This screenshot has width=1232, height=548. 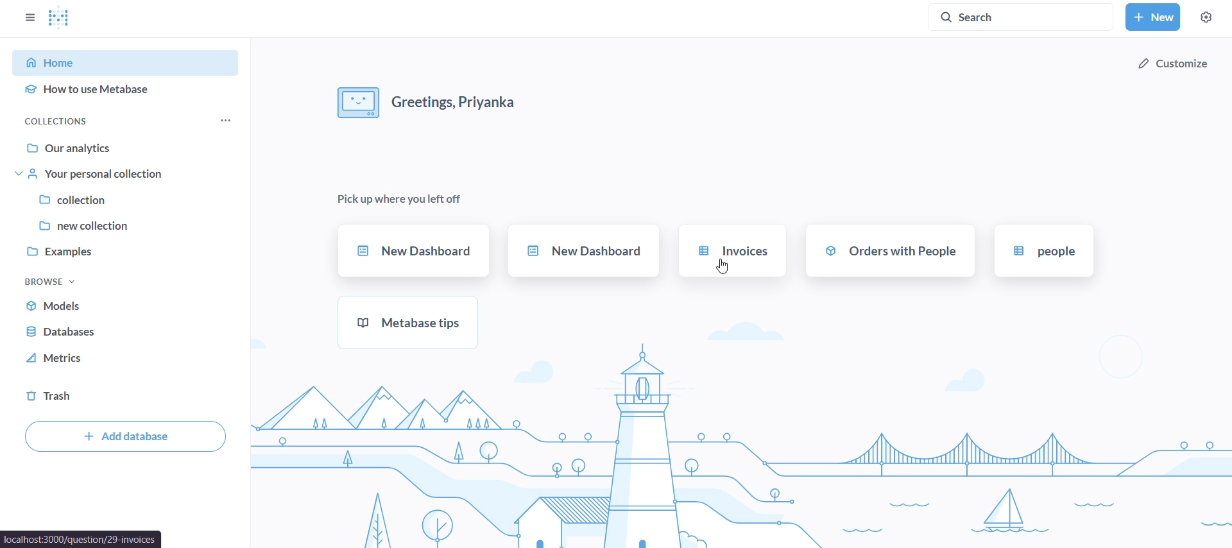 I want to click on pick up where you left off, so click(x=406, y=200).